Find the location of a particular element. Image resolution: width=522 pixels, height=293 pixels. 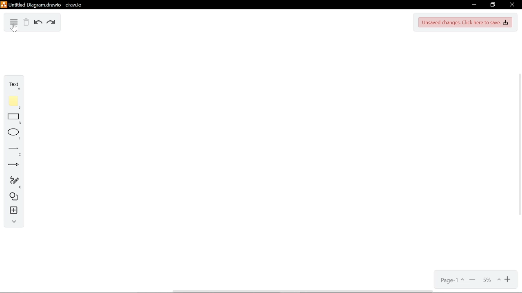

Note is located at coordinates (11, 103).